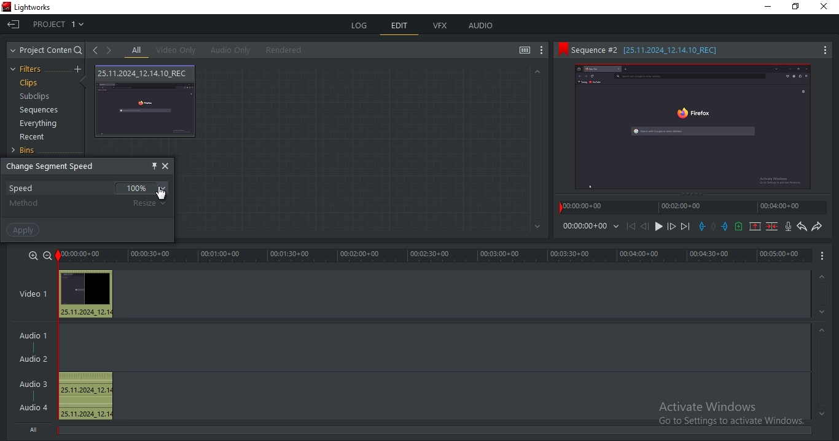 The image size is (839, 441). What do you see at coordinates (28, 69) in the screenshot?
I see `filters` at bounding box center [28, 69].